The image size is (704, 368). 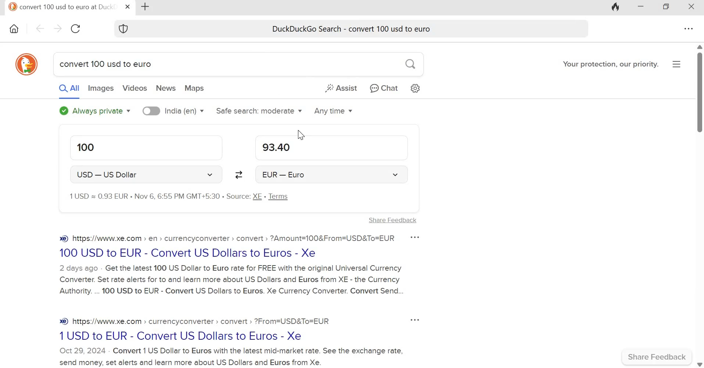 I want to click on 1 USD to EUR - COnvert US Dollars to Euros - Xe, so click(x=185, y=335).